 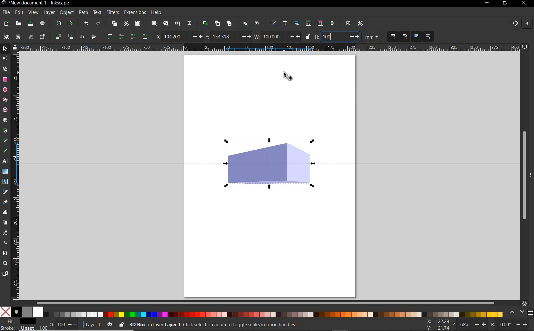 What do you see at coordinates (5, 162) in the screenshot?
I see `text tool` at bounding box center [5, 162].